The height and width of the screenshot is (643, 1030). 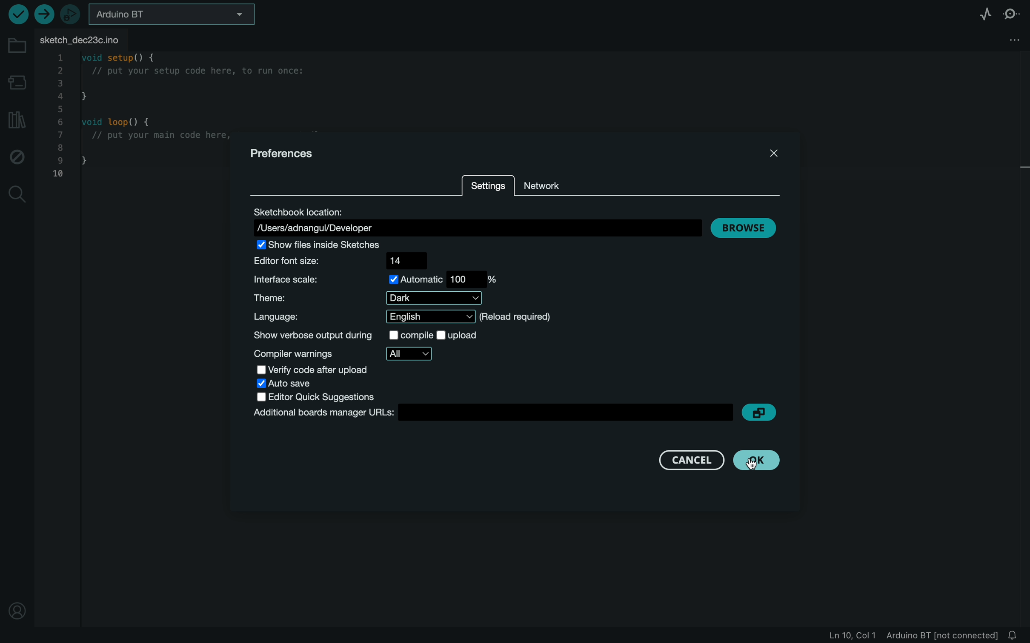 I want to click on language, so click(x=406, y=317).